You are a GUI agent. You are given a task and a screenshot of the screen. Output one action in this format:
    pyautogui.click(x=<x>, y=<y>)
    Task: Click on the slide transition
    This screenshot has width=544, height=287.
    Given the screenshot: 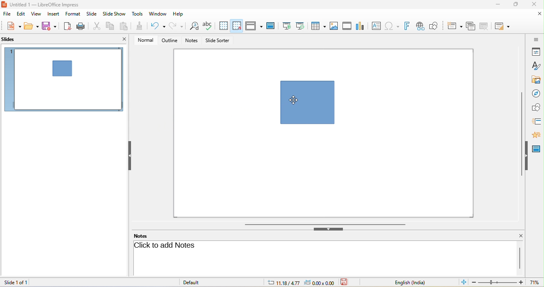 What is the action you would take?
    pyautogui.click(x=536, y=120)
    